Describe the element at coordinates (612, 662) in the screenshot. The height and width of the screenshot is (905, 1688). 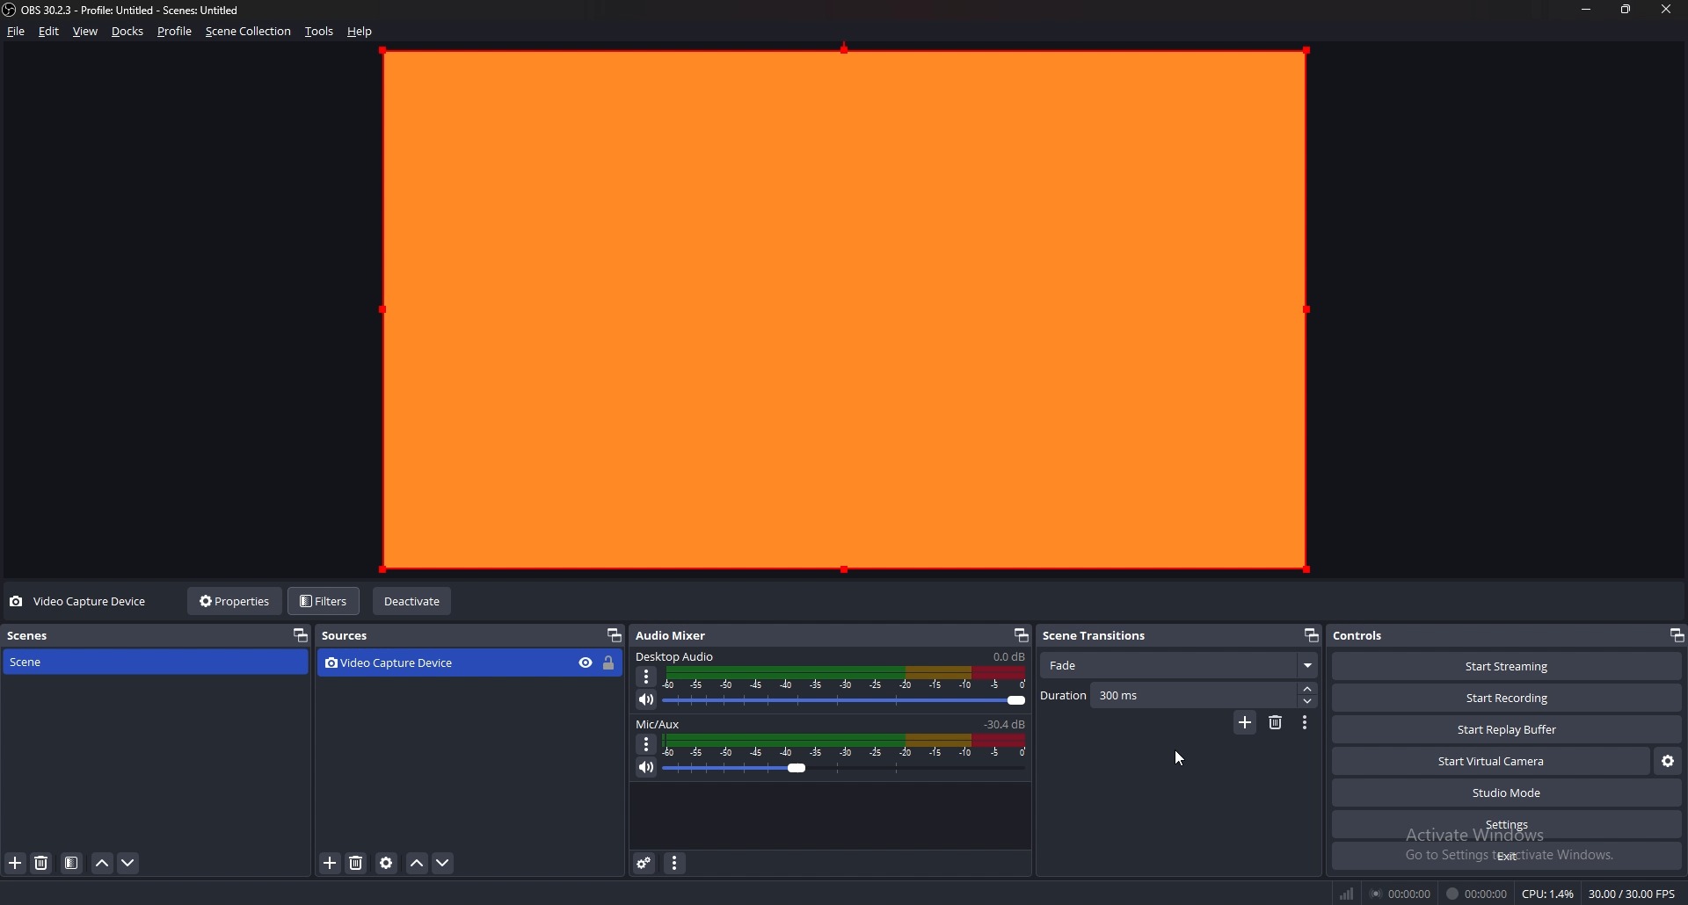
I see `lock` at that location.